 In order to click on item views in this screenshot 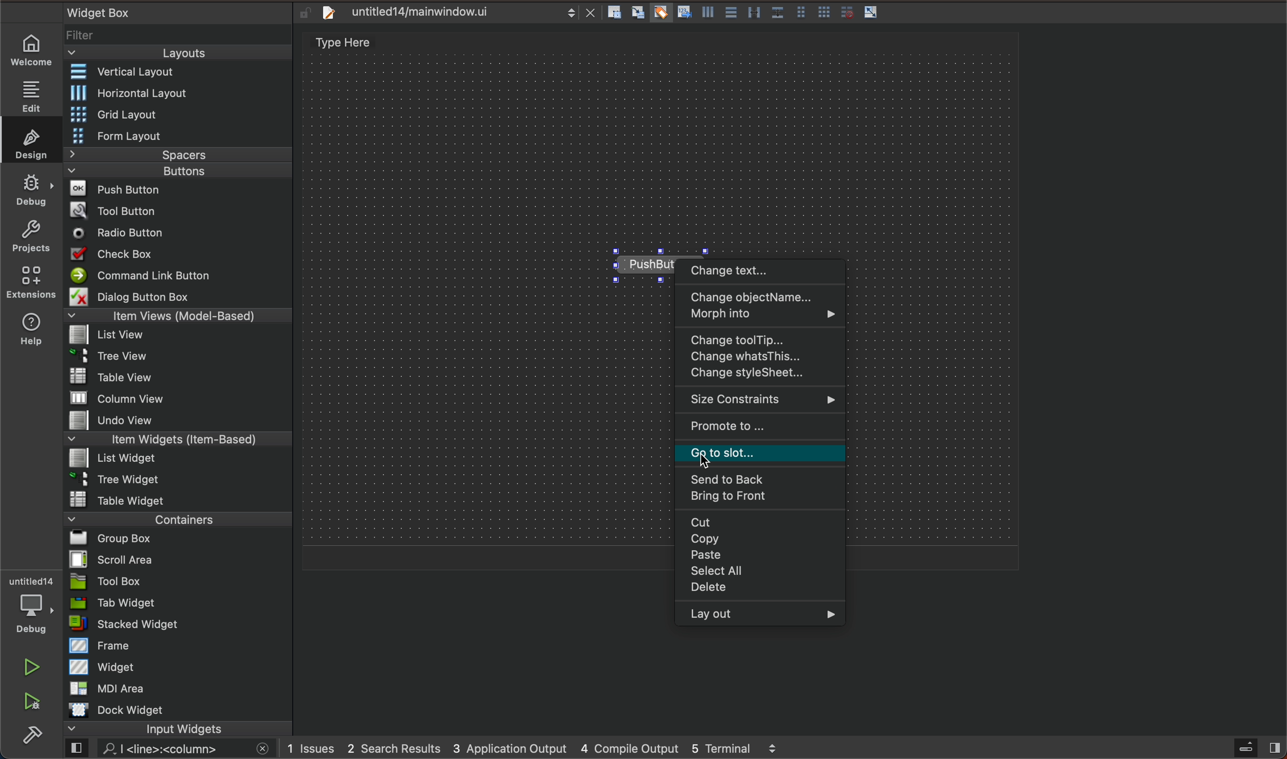, I will do `click(179, 318)`.